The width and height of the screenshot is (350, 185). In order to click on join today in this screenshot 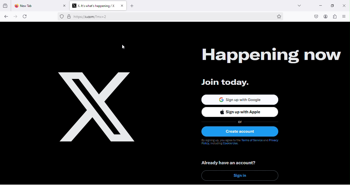, I will do `click(224, 83)`.